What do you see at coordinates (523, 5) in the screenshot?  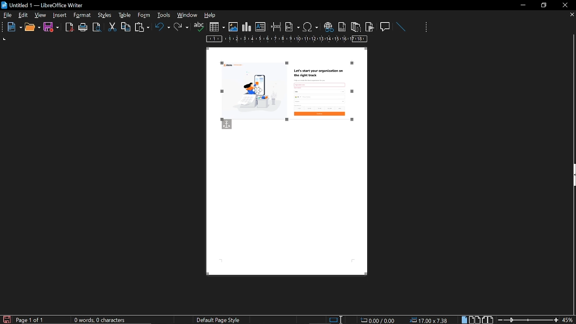 I see `minimize` at bounding box center [523, 5].